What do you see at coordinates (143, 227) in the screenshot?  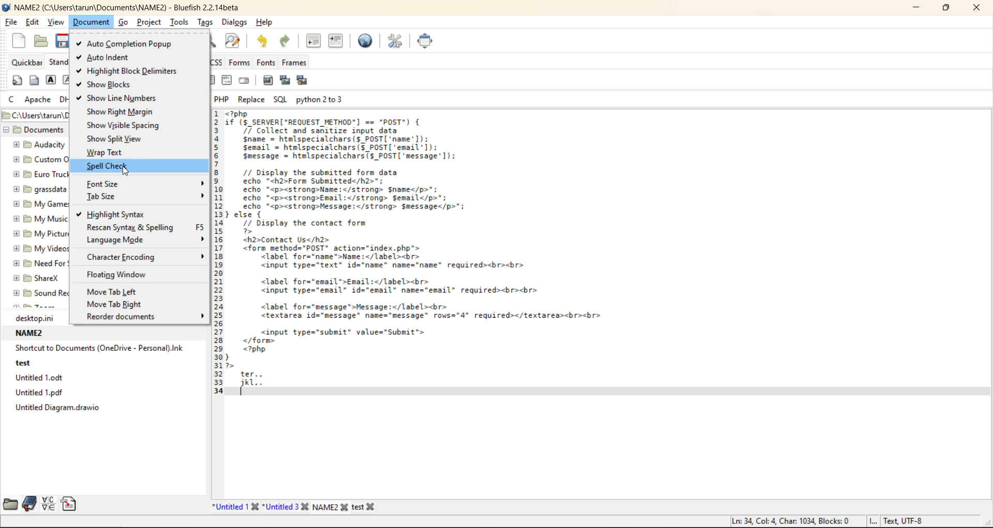 I see `rescan syntax and spelling` at bounding box center [143, 227].